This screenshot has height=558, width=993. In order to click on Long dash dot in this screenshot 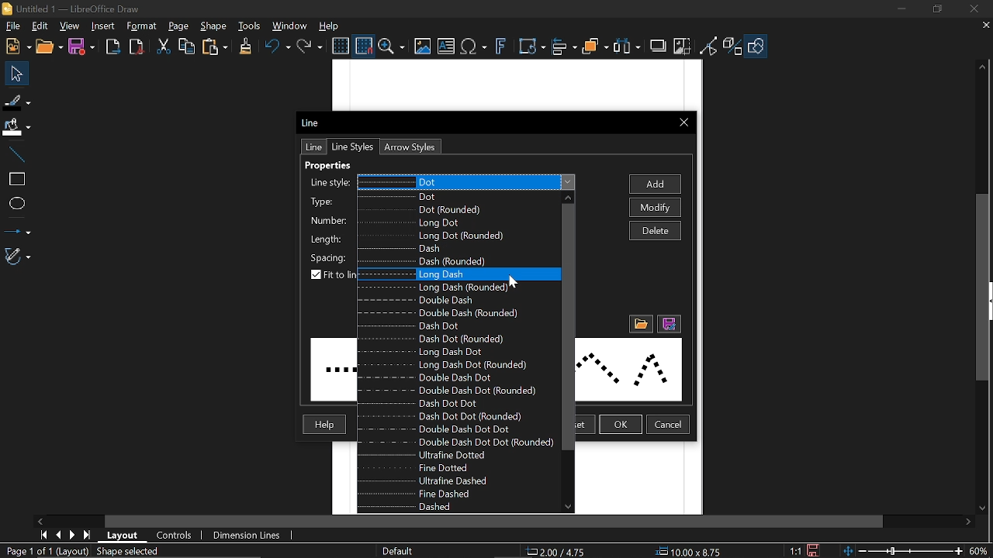, I will do `click(459, 353)`.